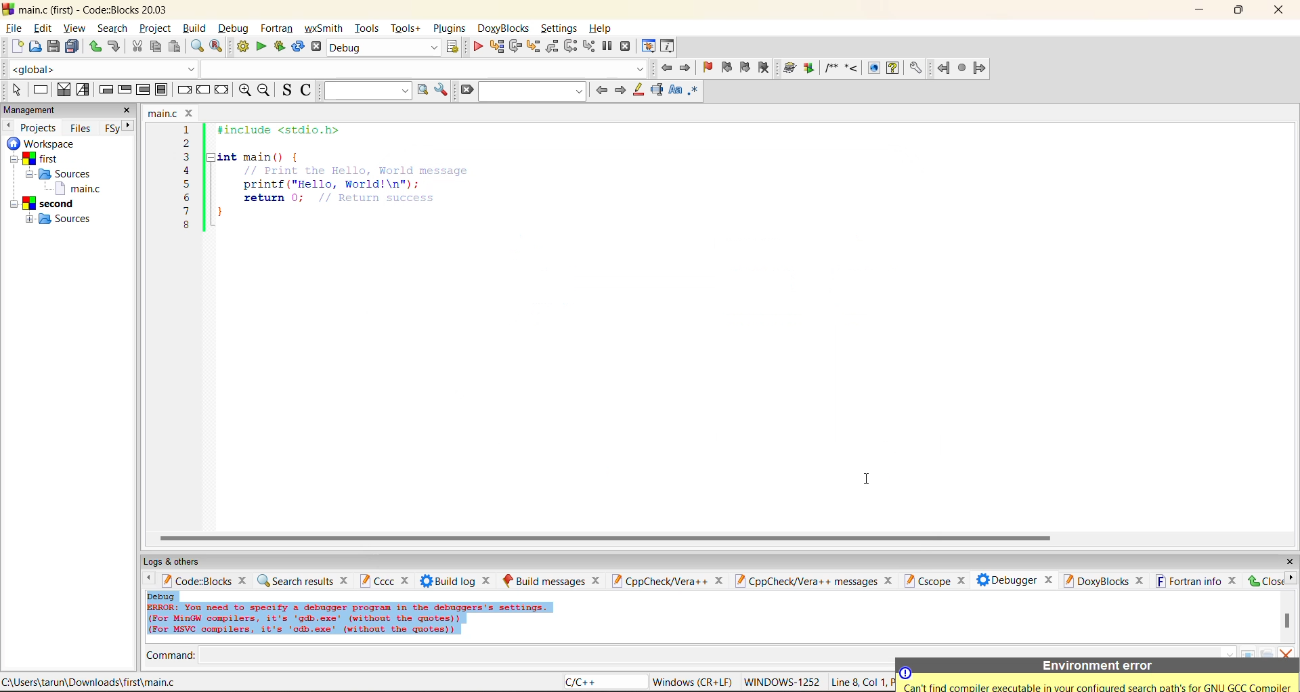 Image resolution: width=1300 pixels, height=692 pixels. I want to click on selected text, so click(657, 90).